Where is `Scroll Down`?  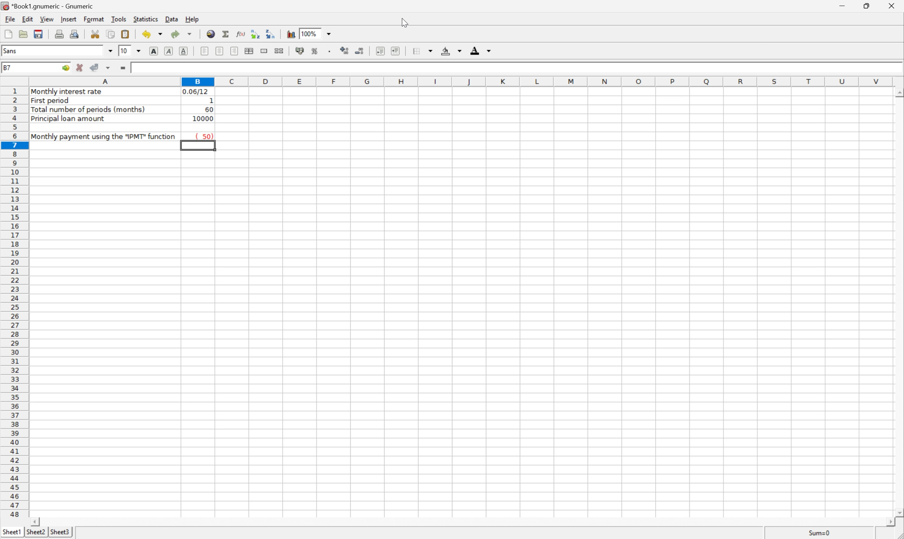 Scroll Down is located at coordinates (898, 512).